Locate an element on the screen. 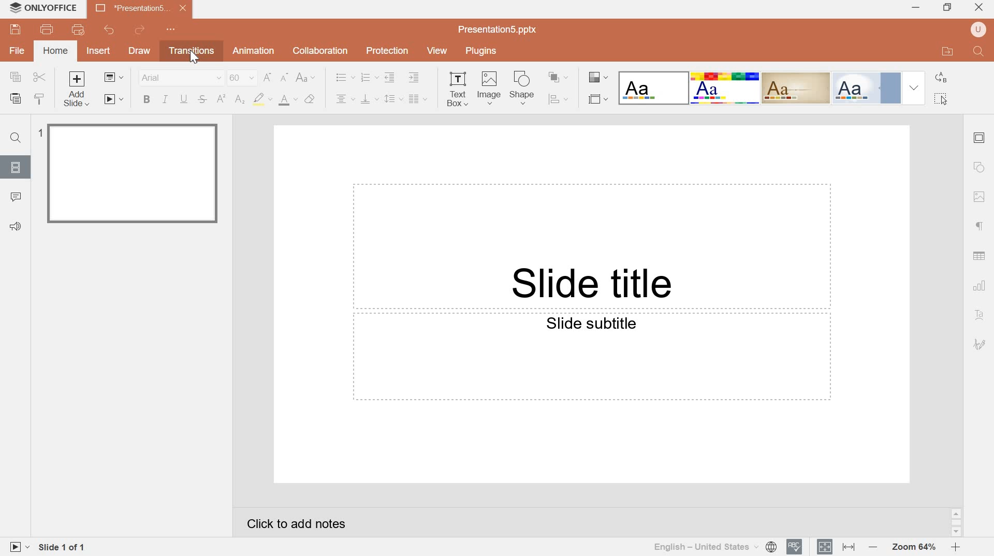 Image resolution: width=994 pixels, height=556 pixels. user is located at coordinates (980, 30).